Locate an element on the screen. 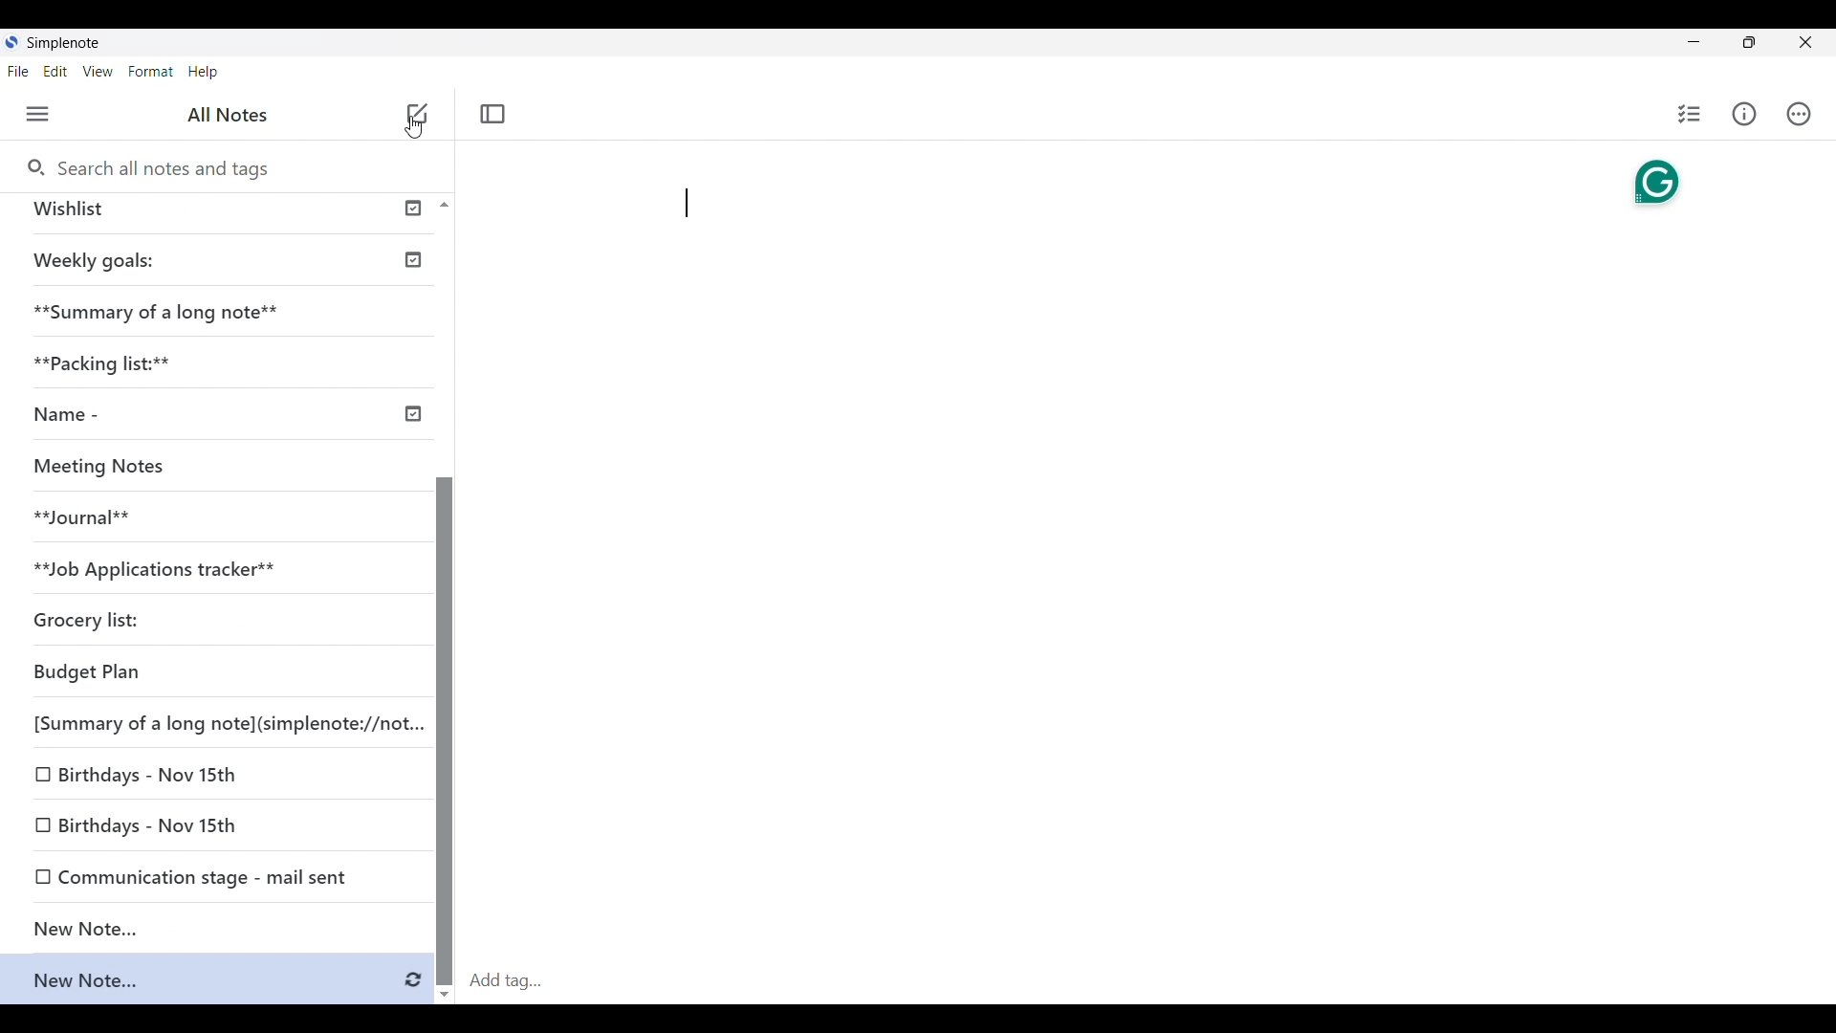 The image size is (1836, 1033). birthdays - nov 15th is located at coordinates (155, 775).